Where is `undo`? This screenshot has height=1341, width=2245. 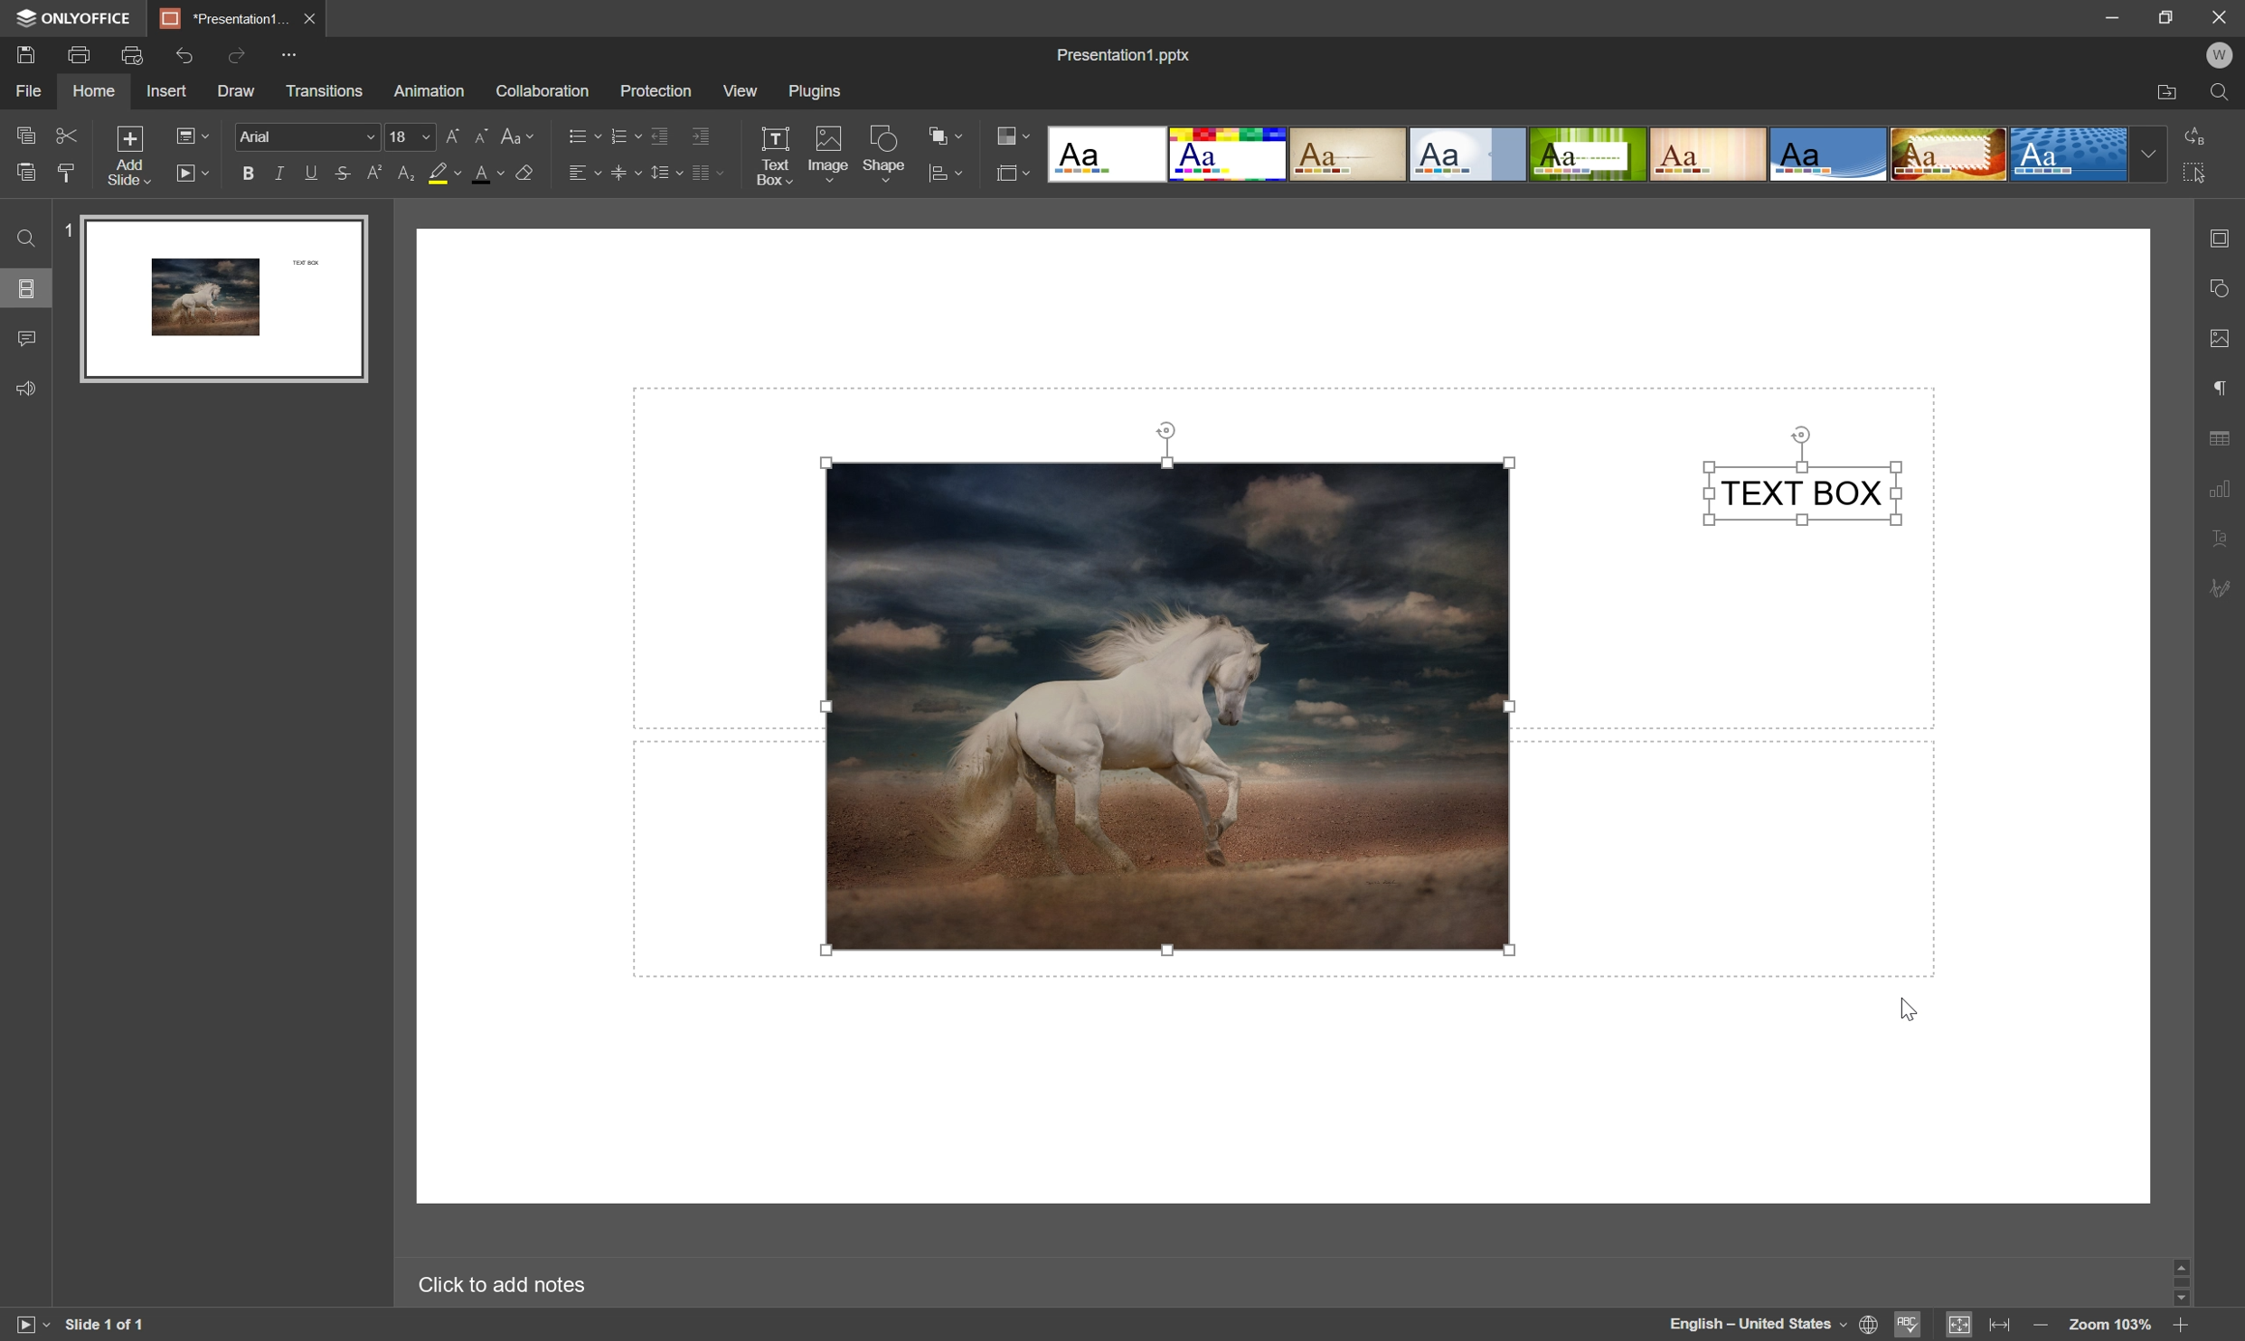 undo is located at coordinates (184, 58).